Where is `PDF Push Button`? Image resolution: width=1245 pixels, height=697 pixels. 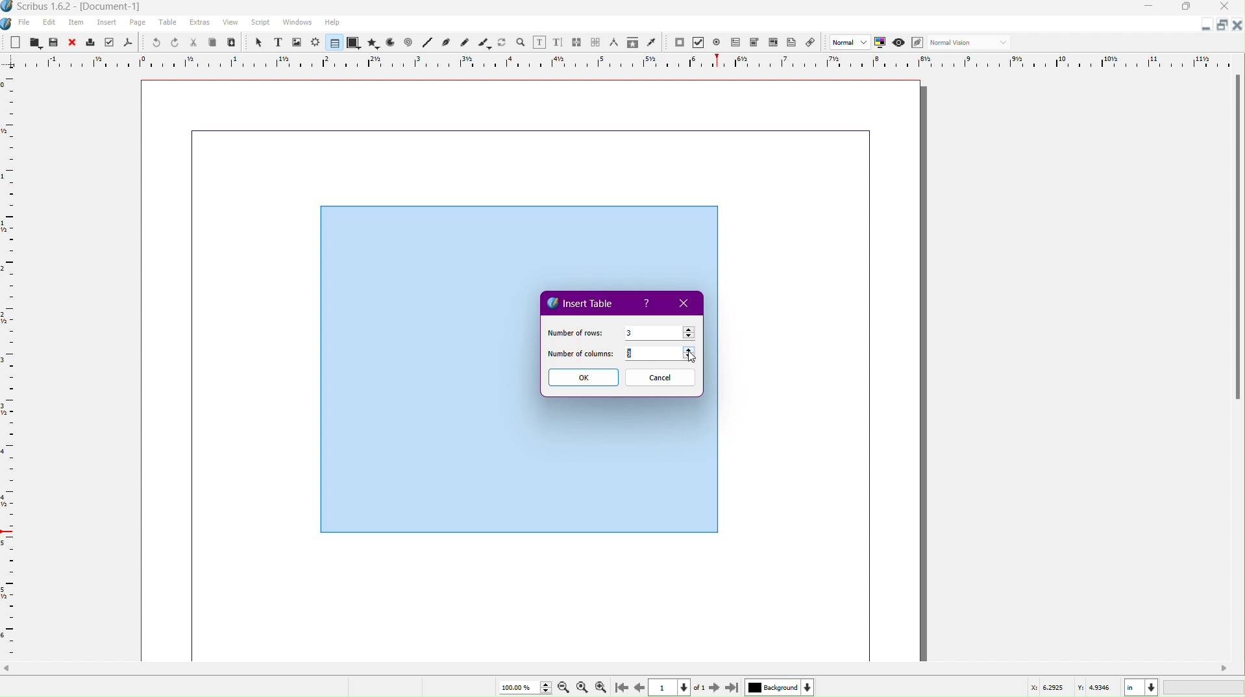 PDF Push Button is located at coordinates (679, 43).